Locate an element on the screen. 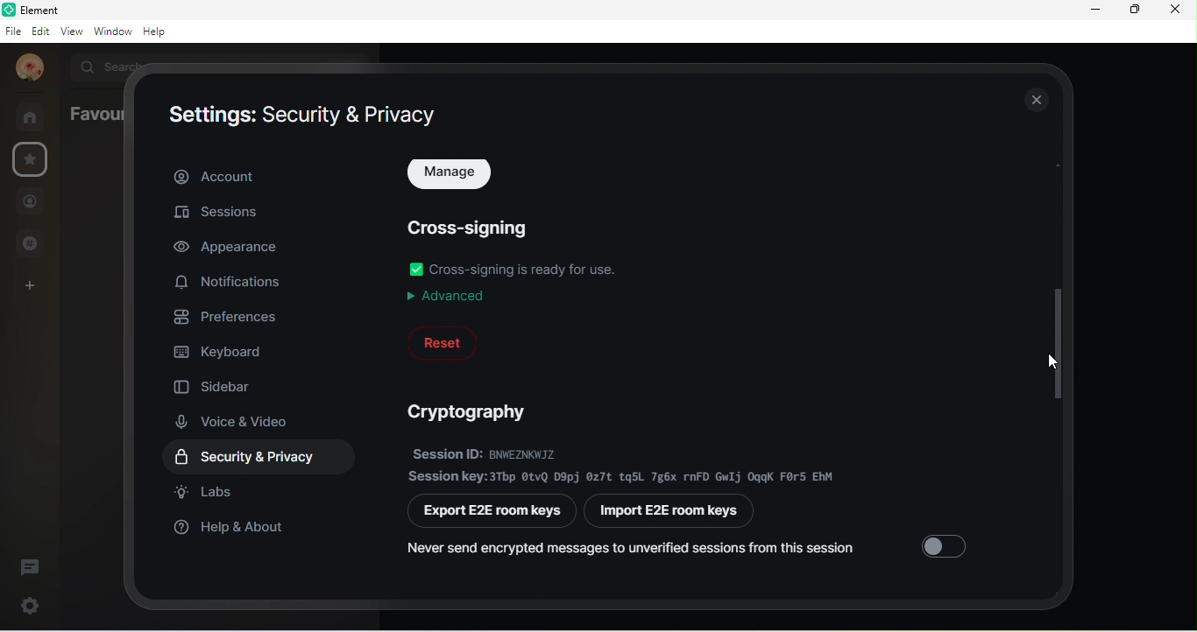 This screenshot has width=1197, height=632. sidebar is located at coordinates (217, 383).